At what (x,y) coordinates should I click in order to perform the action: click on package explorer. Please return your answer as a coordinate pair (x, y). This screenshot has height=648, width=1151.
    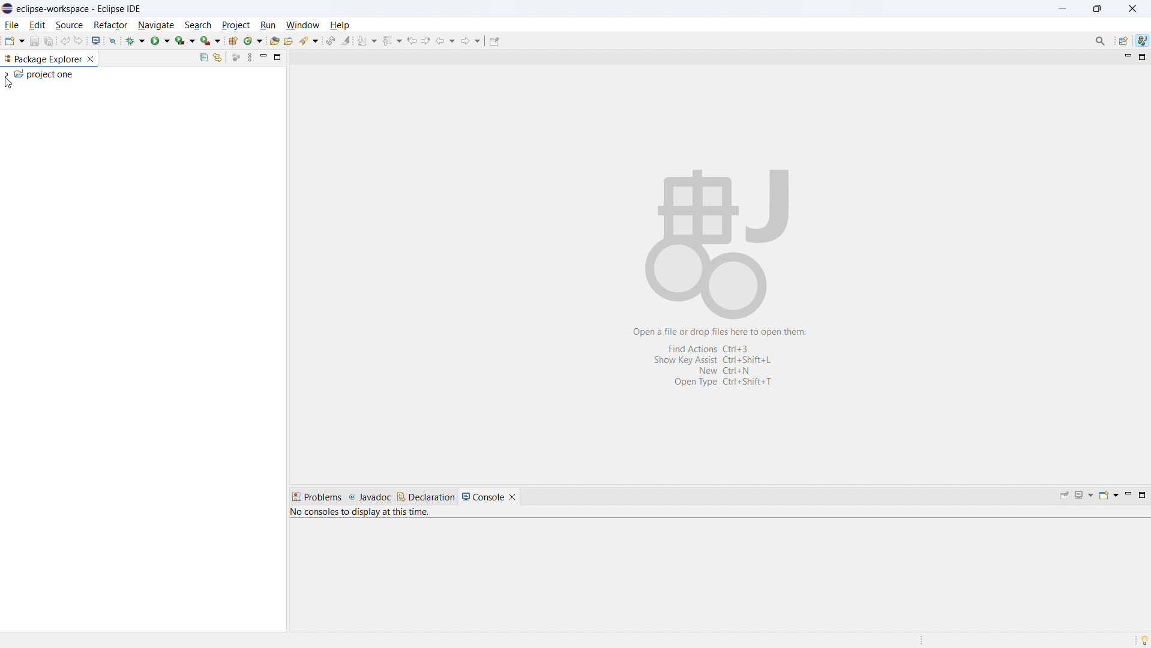
    Looking at the image, I should click on (43, 59).